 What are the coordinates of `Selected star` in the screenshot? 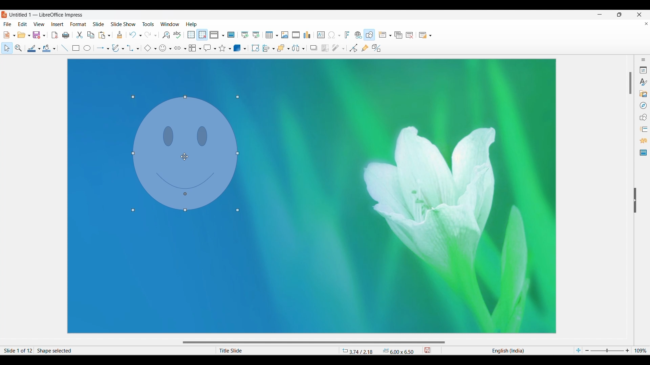 It's located at (222, 48).